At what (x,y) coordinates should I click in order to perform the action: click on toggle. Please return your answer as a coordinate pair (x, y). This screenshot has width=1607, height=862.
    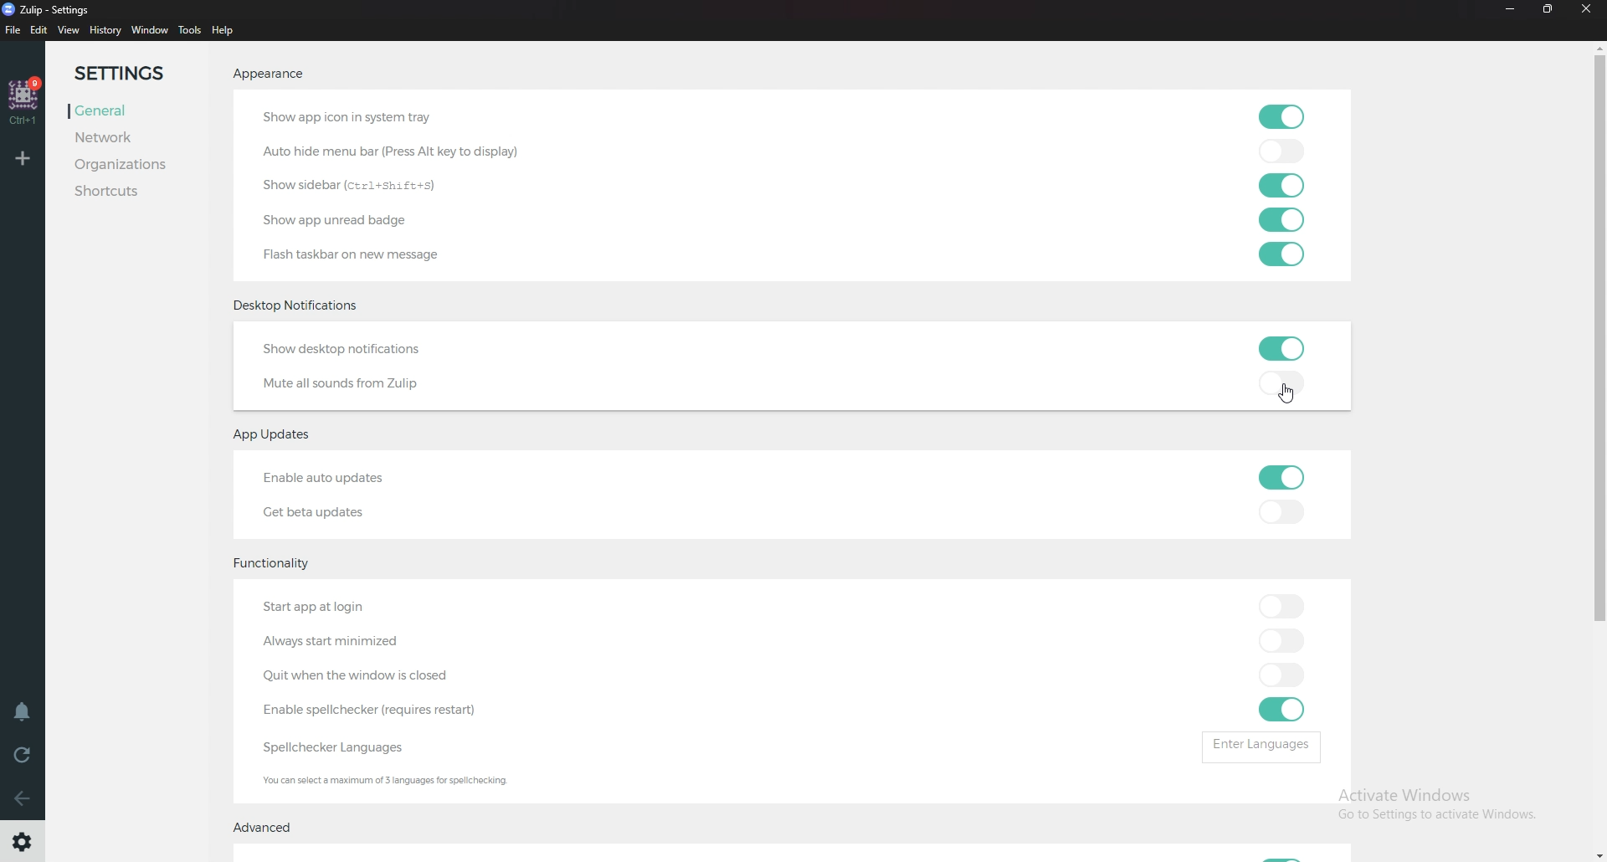
    Looking at the image, I should click on (1281, 677).